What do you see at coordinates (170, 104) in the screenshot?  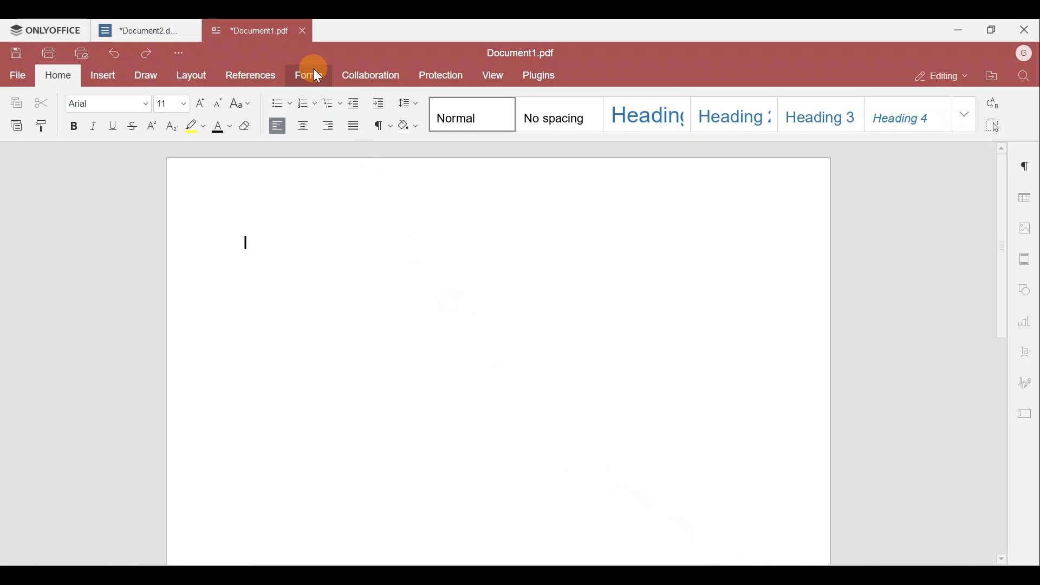 I see `Font size` at bounding box center [170, 104].